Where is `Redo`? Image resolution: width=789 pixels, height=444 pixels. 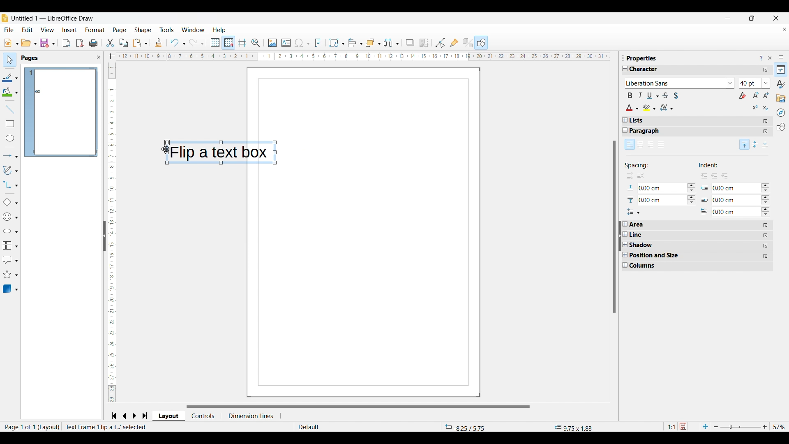
Redo is located at coordinates (197, 43).